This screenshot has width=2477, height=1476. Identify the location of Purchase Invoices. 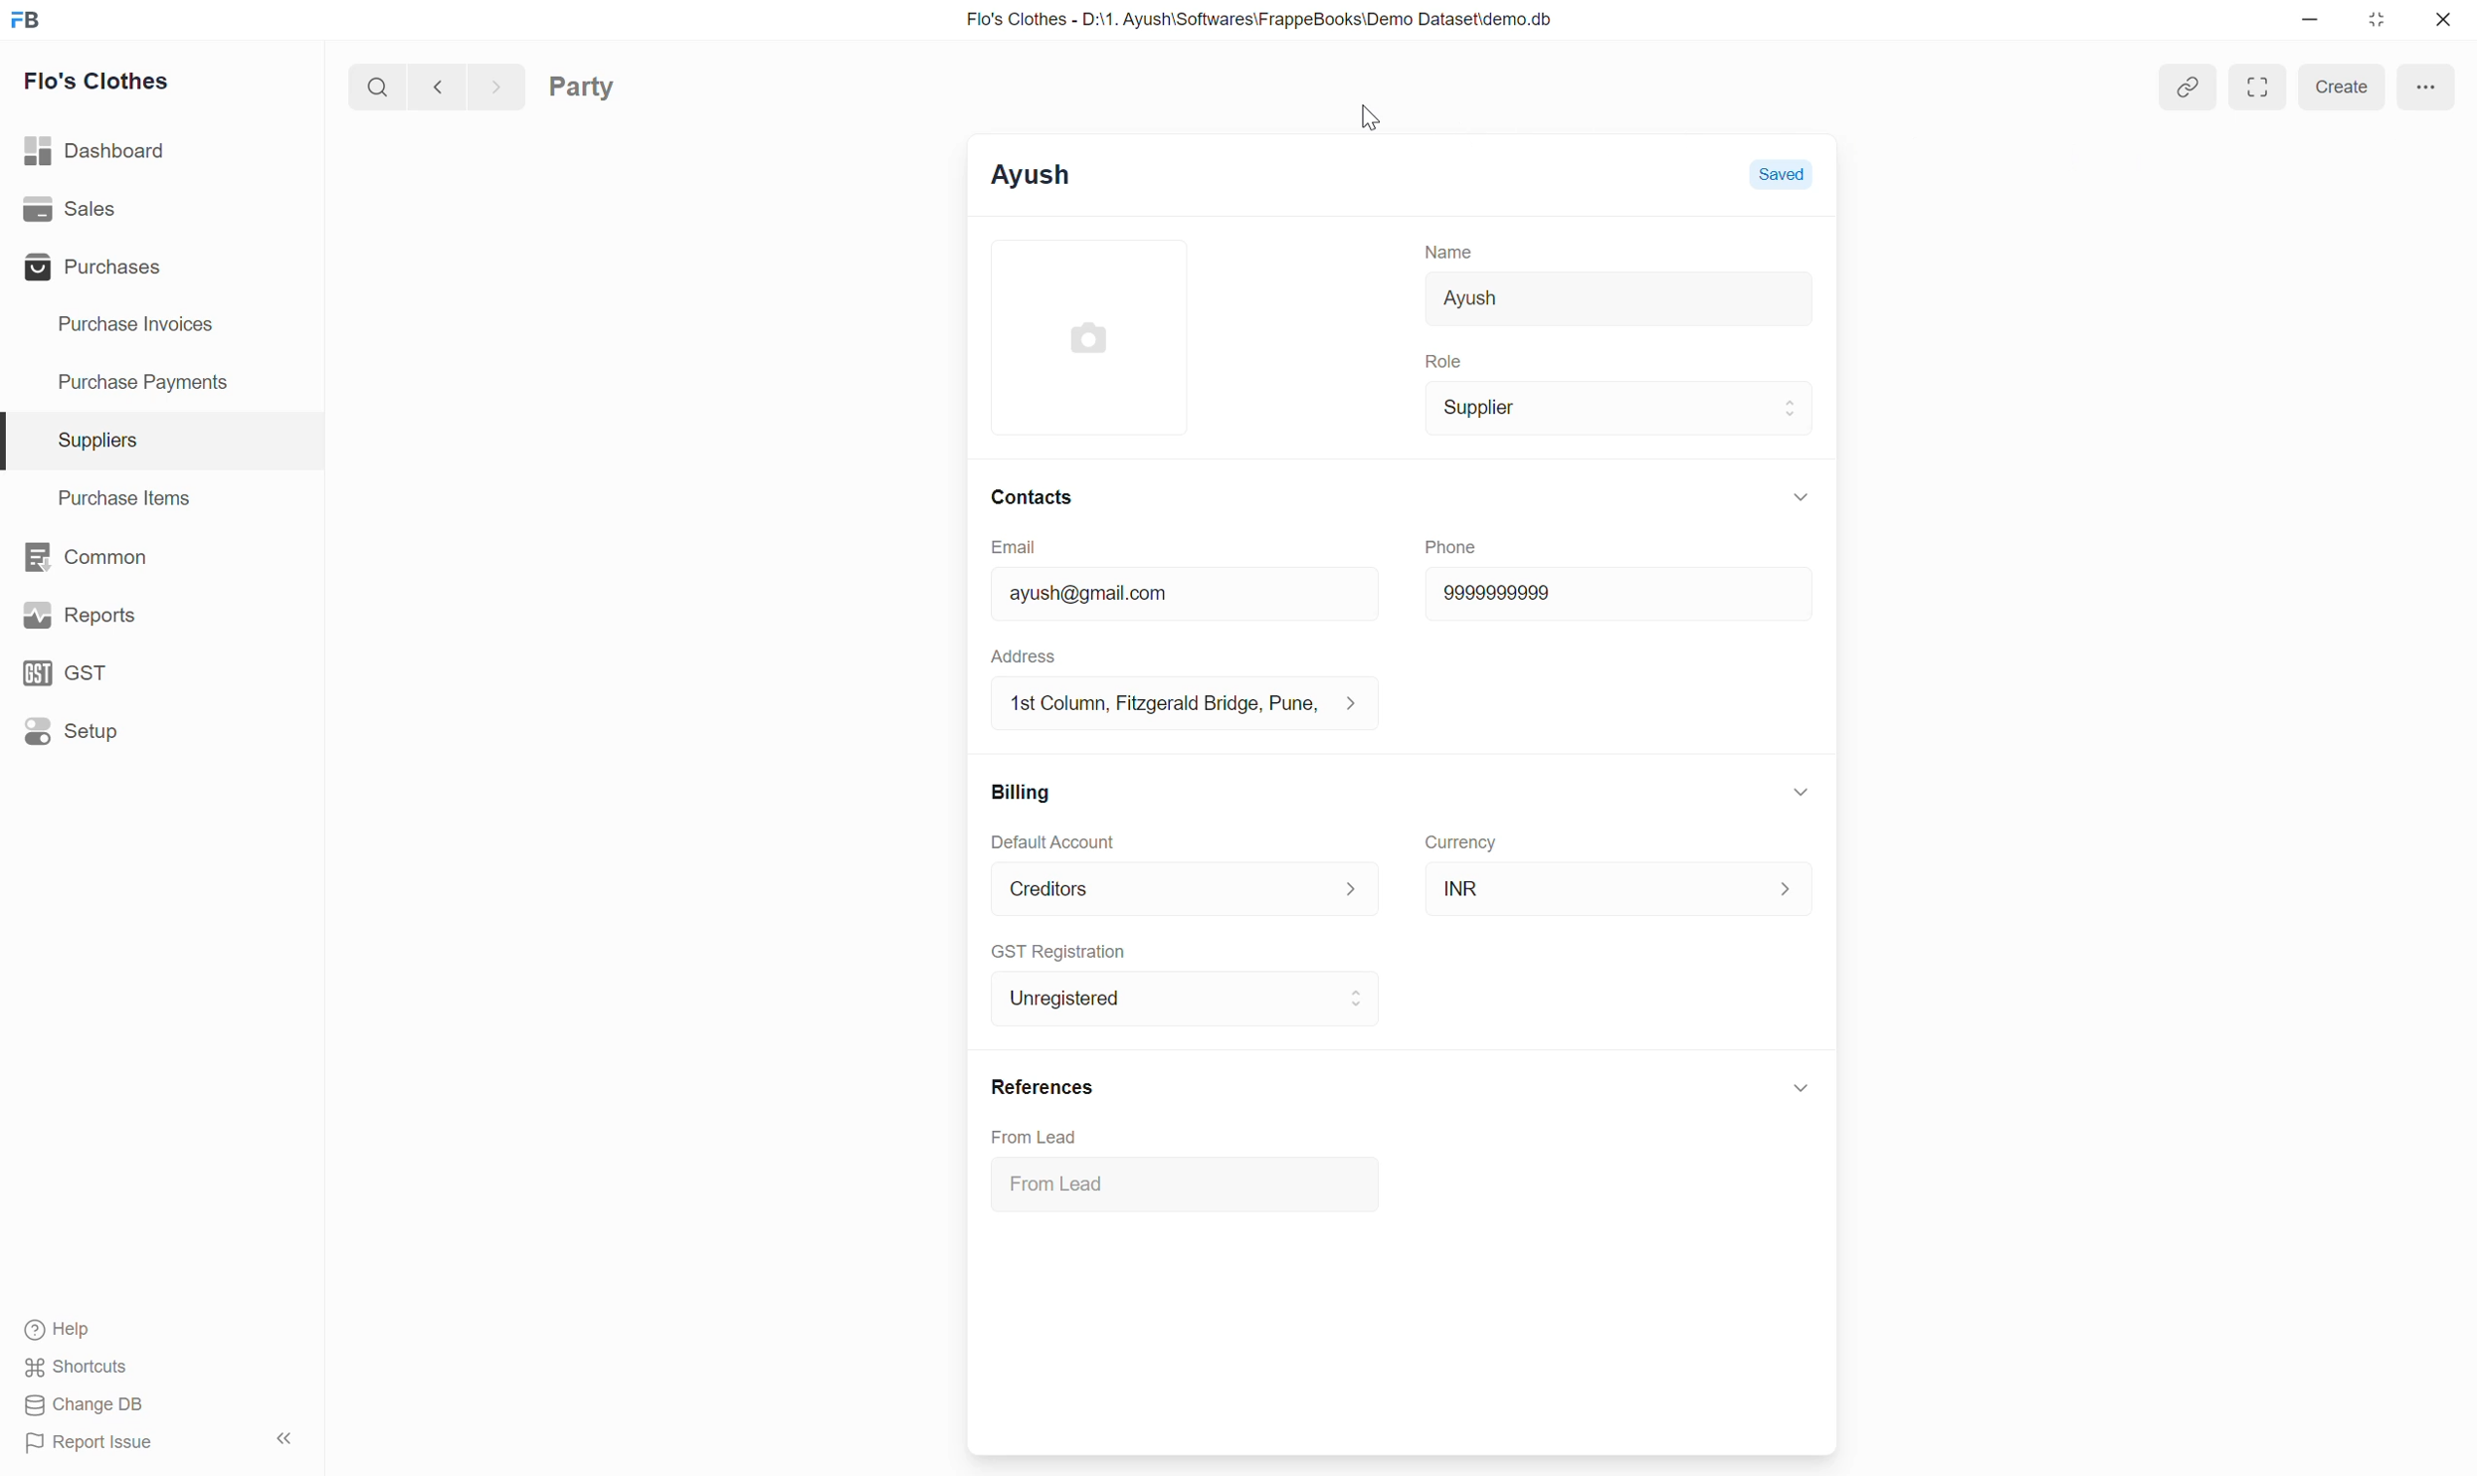
(160, 325).